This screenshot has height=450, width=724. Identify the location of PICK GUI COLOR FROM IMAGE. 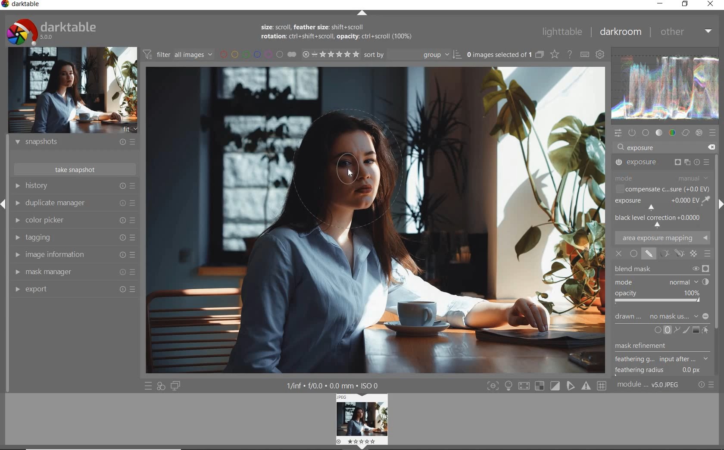
(707, 200).